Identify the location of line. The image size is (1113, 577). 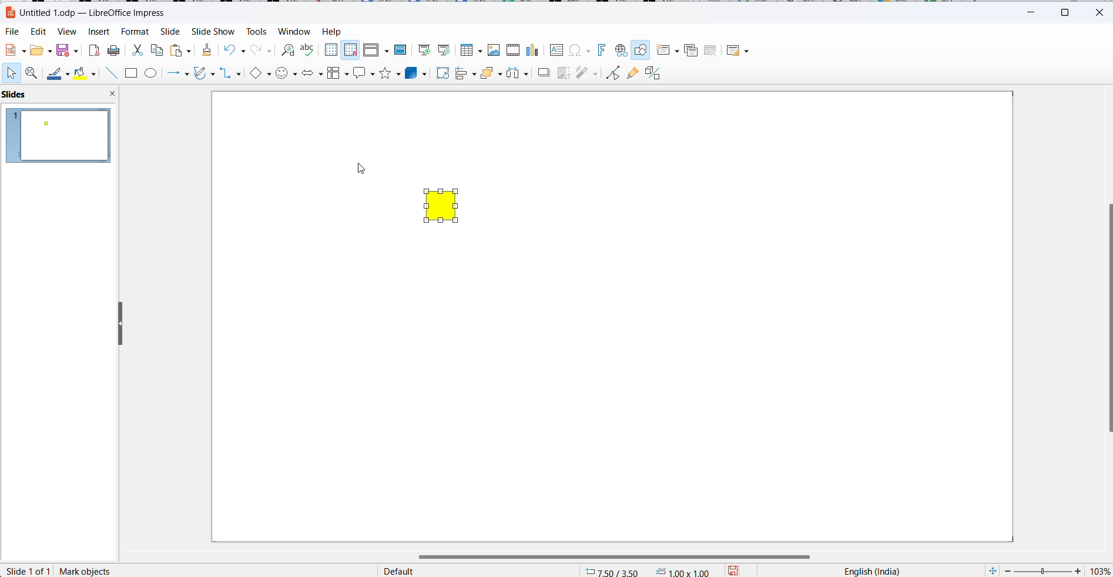
(112, 74).